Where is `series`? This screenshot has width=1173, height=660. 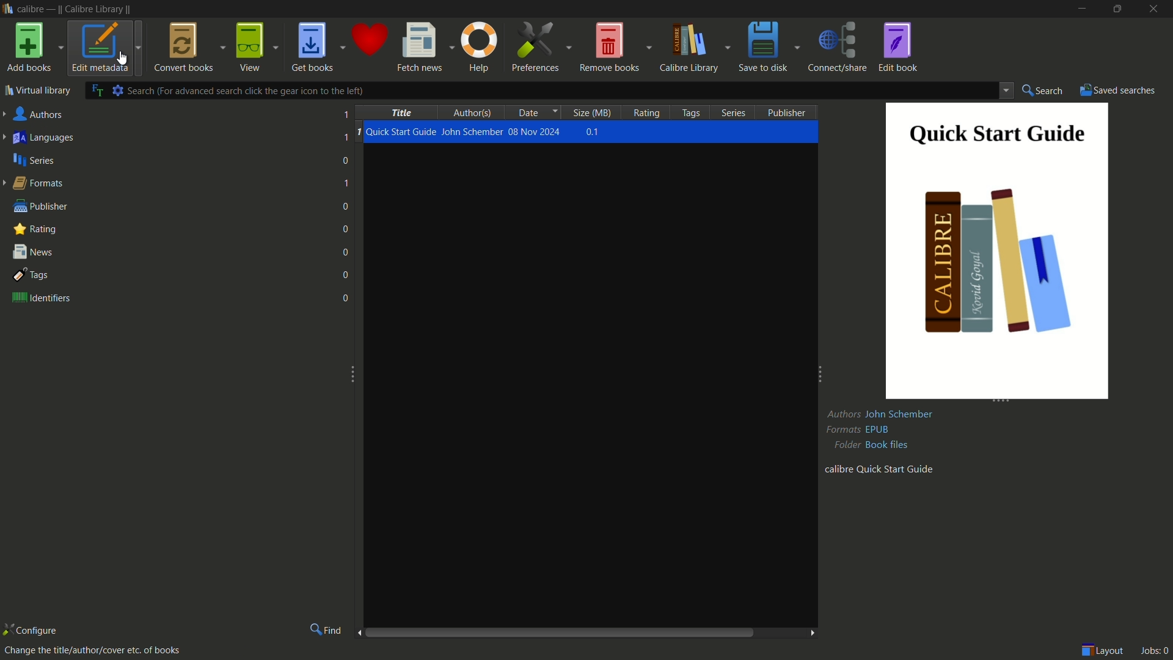 series is located at coordinates (733, 112).